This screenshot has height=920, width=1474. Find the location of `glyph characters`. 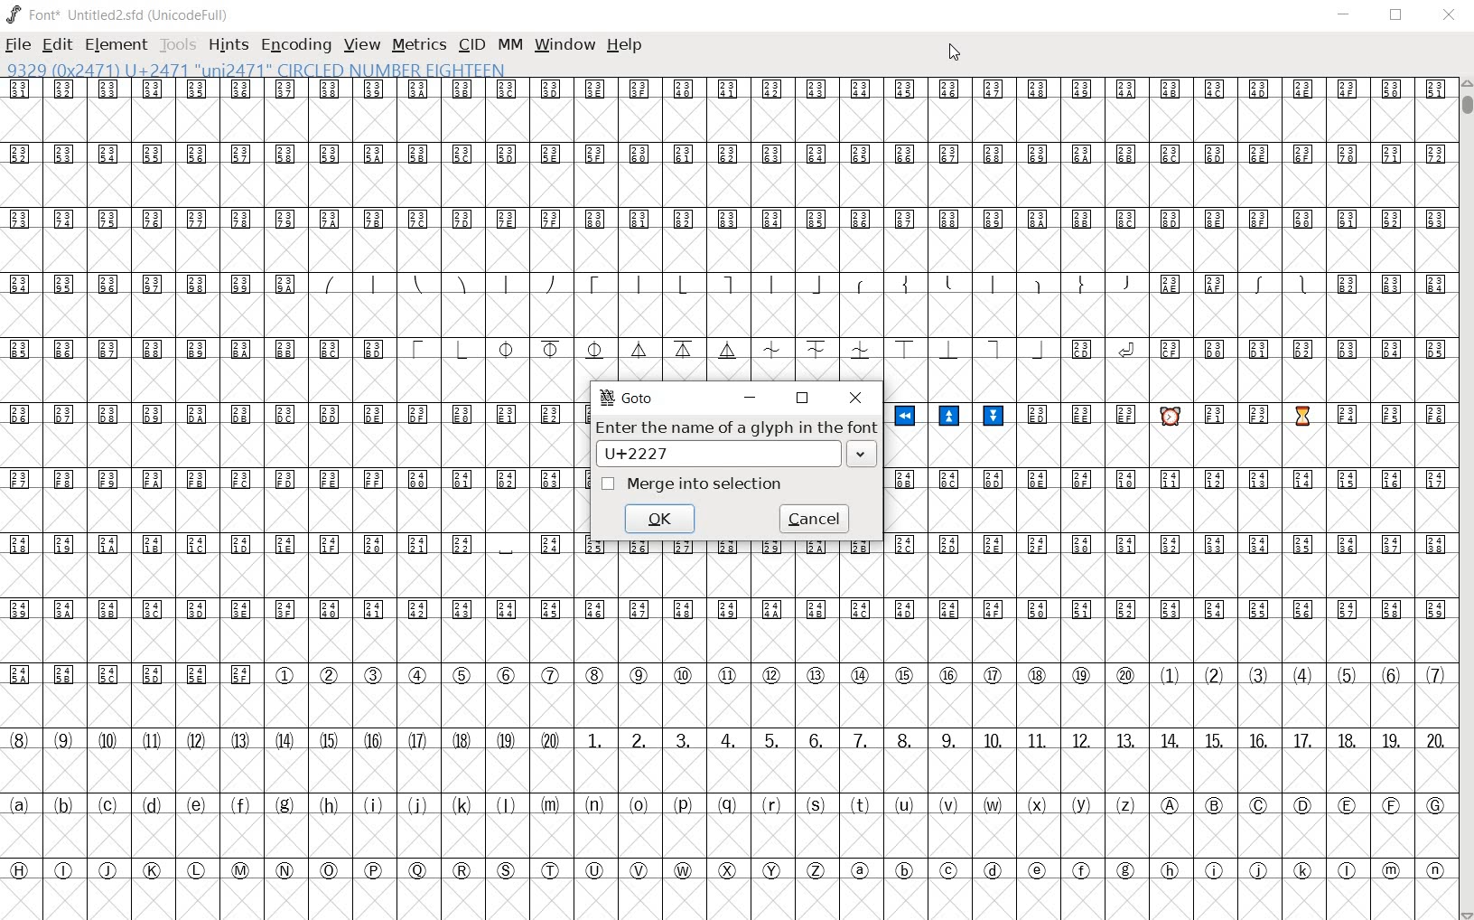

glyph characters is located at coordinates (1015, 758).